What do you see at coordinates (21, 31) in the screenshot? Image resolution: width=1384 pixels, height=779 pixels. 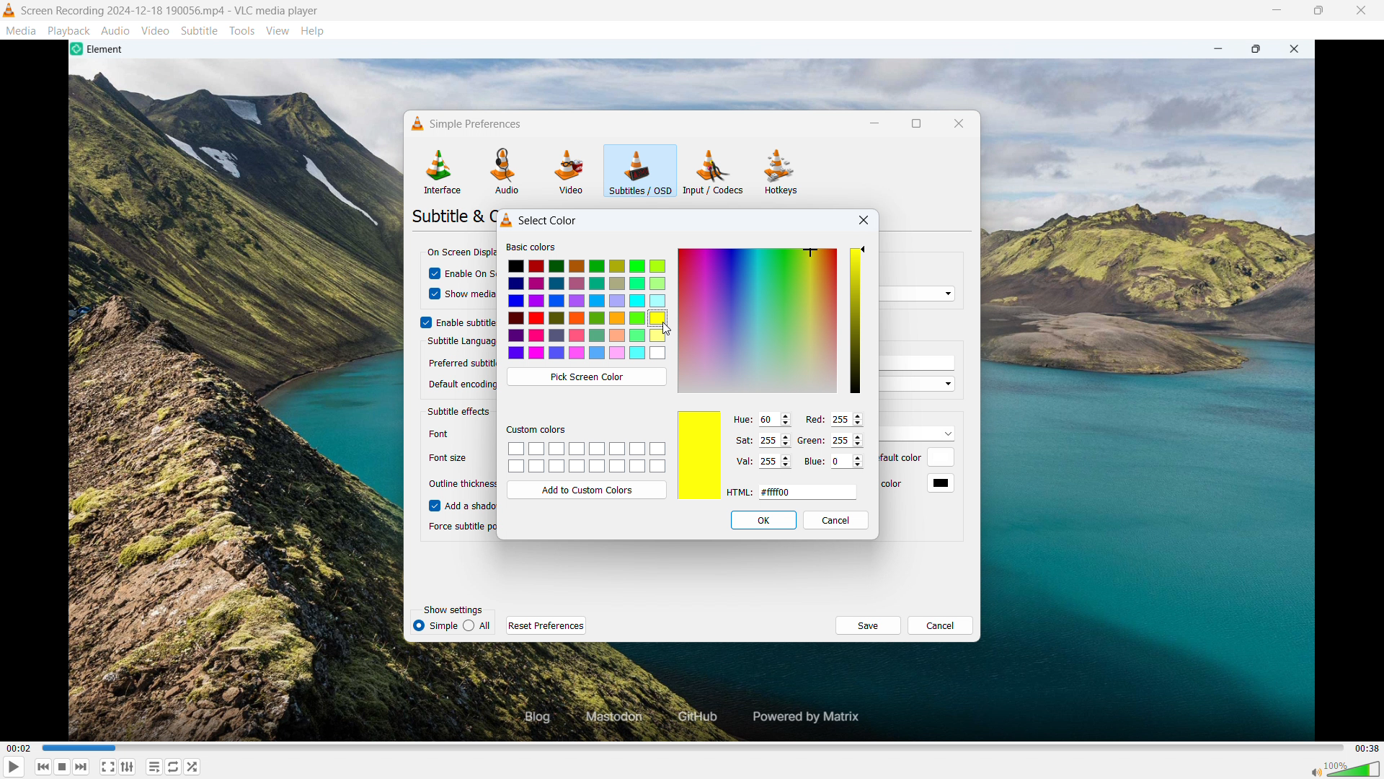 I see `Media ` at bounding box center [21, 31].